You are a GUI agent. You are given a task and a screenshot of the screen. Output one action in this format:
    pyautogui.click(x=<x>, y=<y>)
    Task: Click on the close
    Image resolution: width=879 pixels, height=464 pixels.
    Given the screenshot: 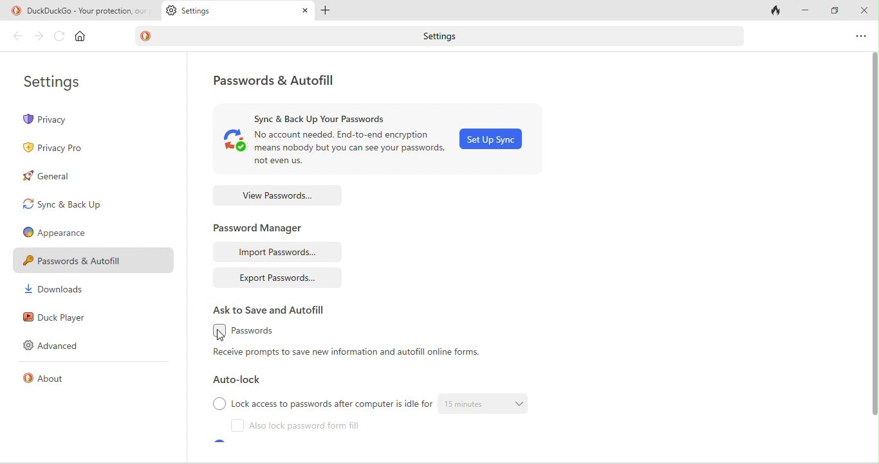 What is the action you would take?
    pyautogui.click(x=864, y=10)
    